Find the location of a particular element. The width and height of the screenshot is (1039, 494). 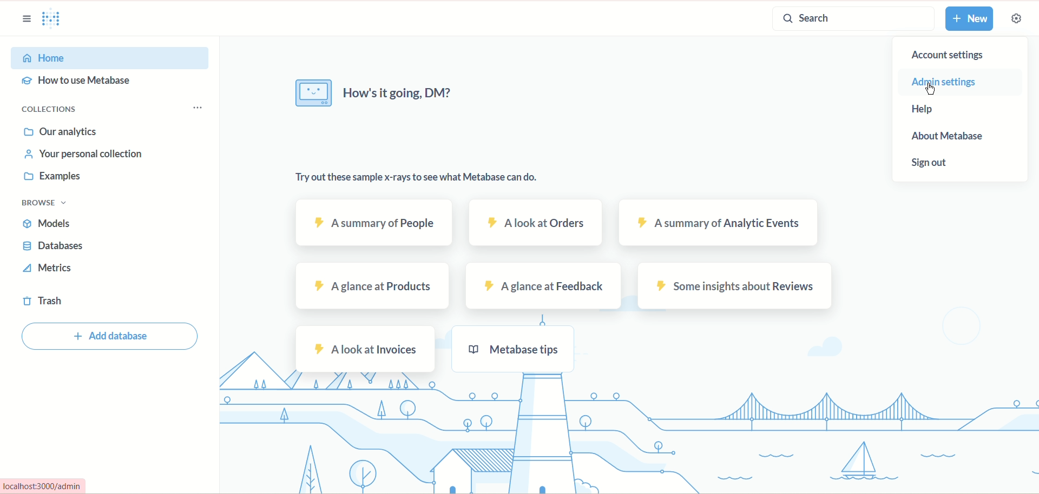

collections is located at coordinates (49, 110).